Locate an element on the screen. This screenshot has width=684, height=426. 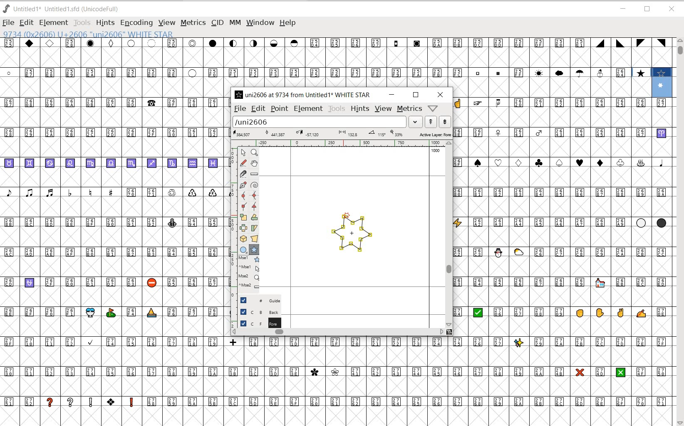
CURSOR is located at coordinates (432, 32).